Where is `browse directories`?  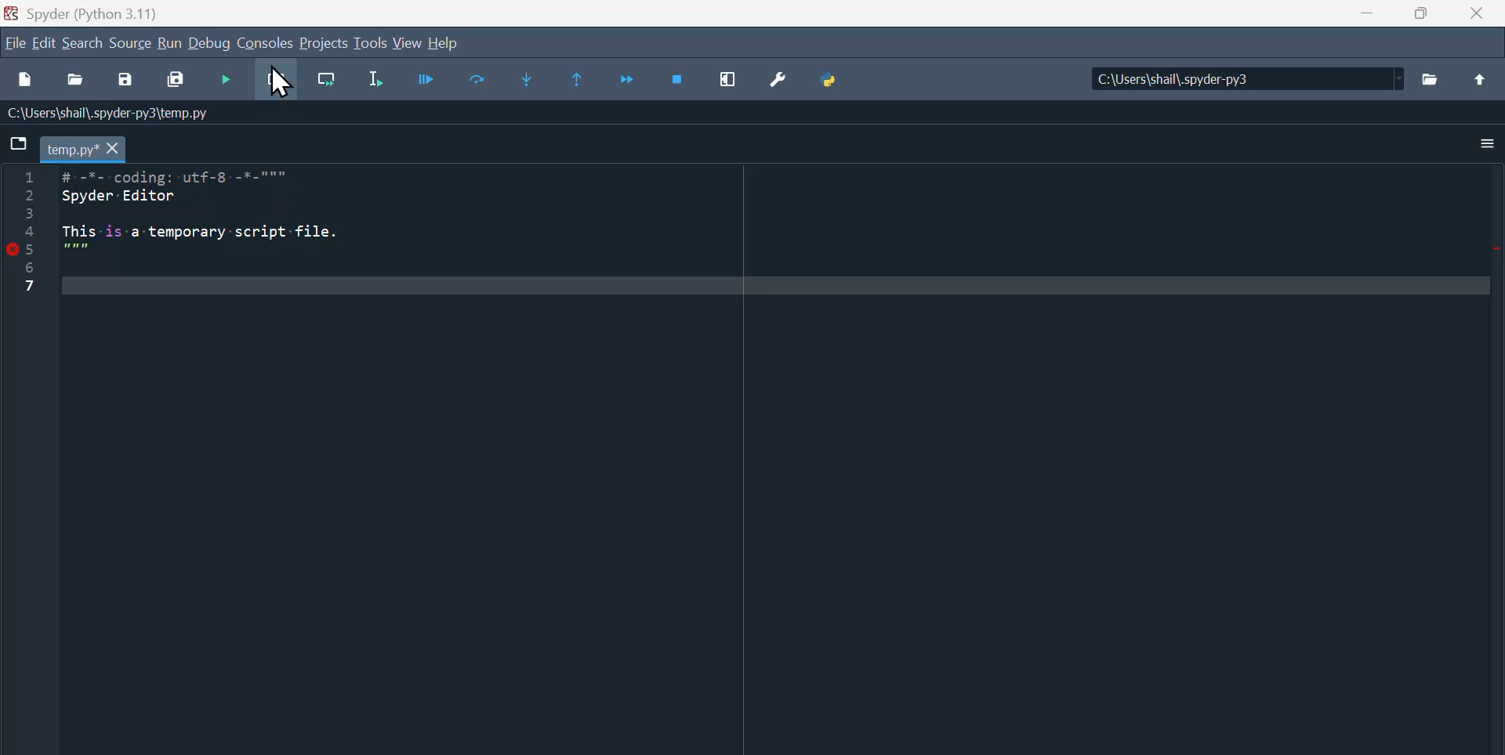
browse directories is located at coordinates (1433, 79).